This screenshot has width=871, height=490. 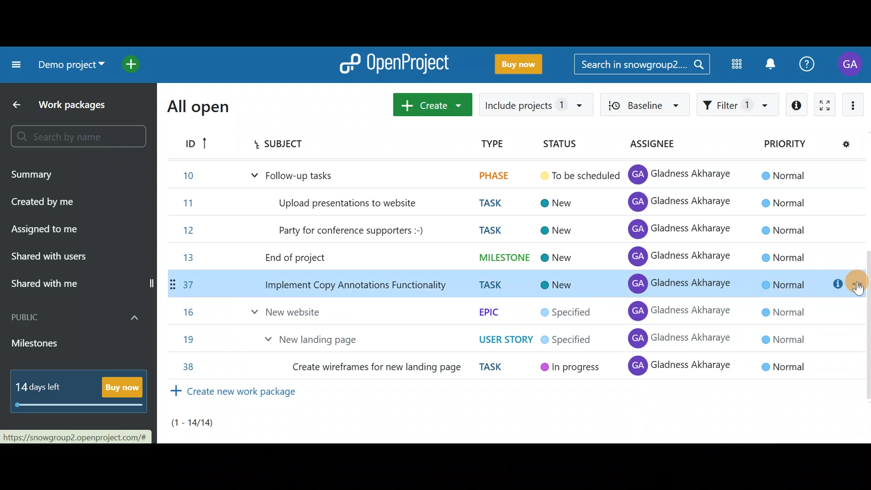 What do you see at coordinates (571, 367) in the screenshot?
I see `In progress` at bounding box center [571, 367].